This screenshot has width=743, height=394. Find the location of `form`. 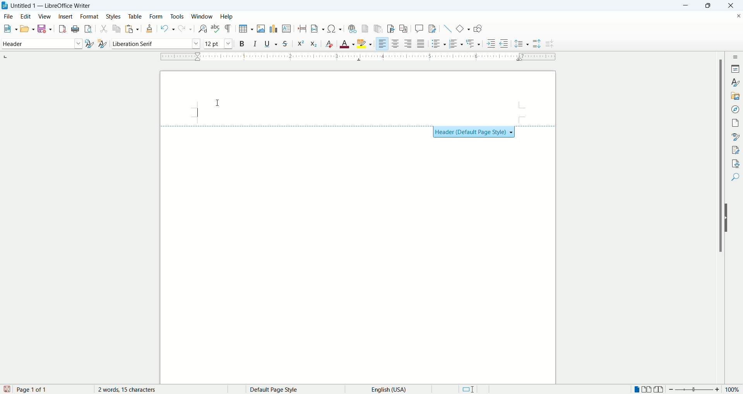

form is located at coordinates (155, 16).